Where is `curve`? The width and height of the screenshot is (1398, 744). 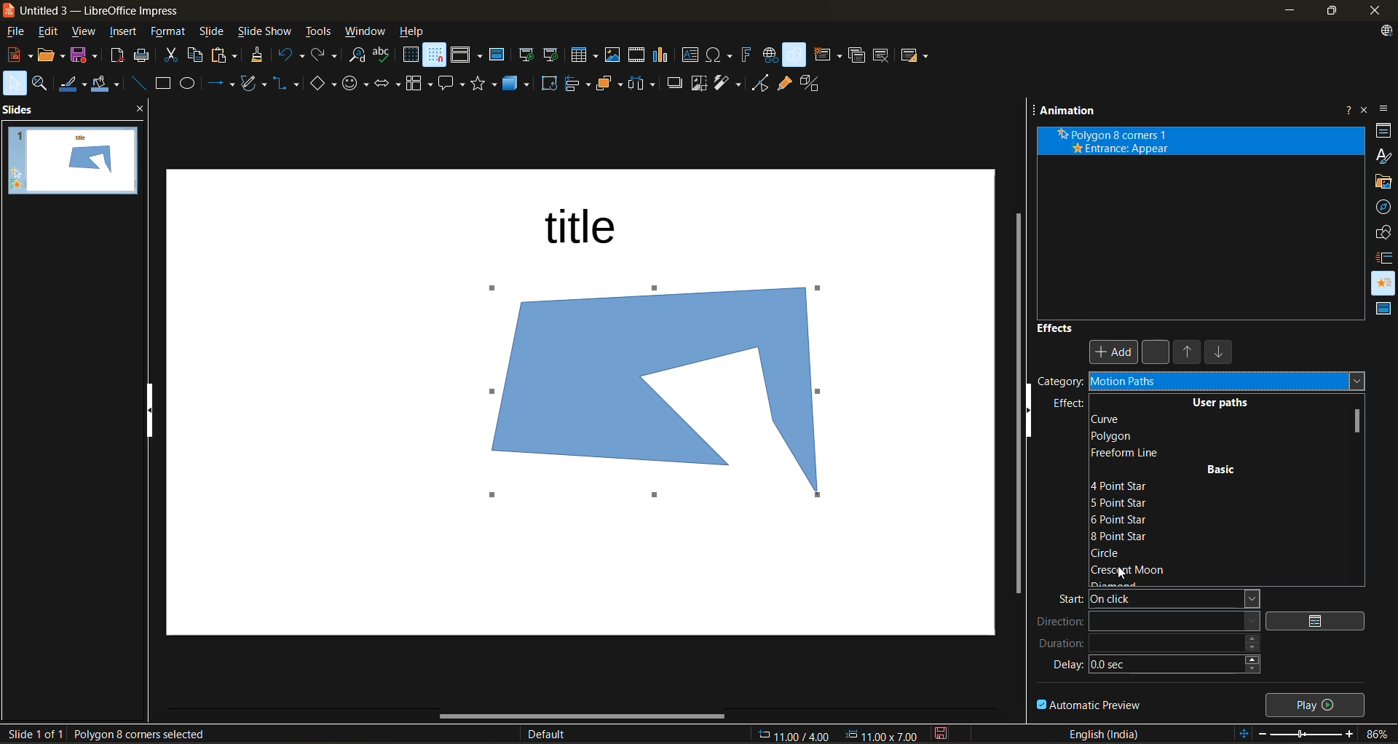 curve is located at coordinates (1110, 420).